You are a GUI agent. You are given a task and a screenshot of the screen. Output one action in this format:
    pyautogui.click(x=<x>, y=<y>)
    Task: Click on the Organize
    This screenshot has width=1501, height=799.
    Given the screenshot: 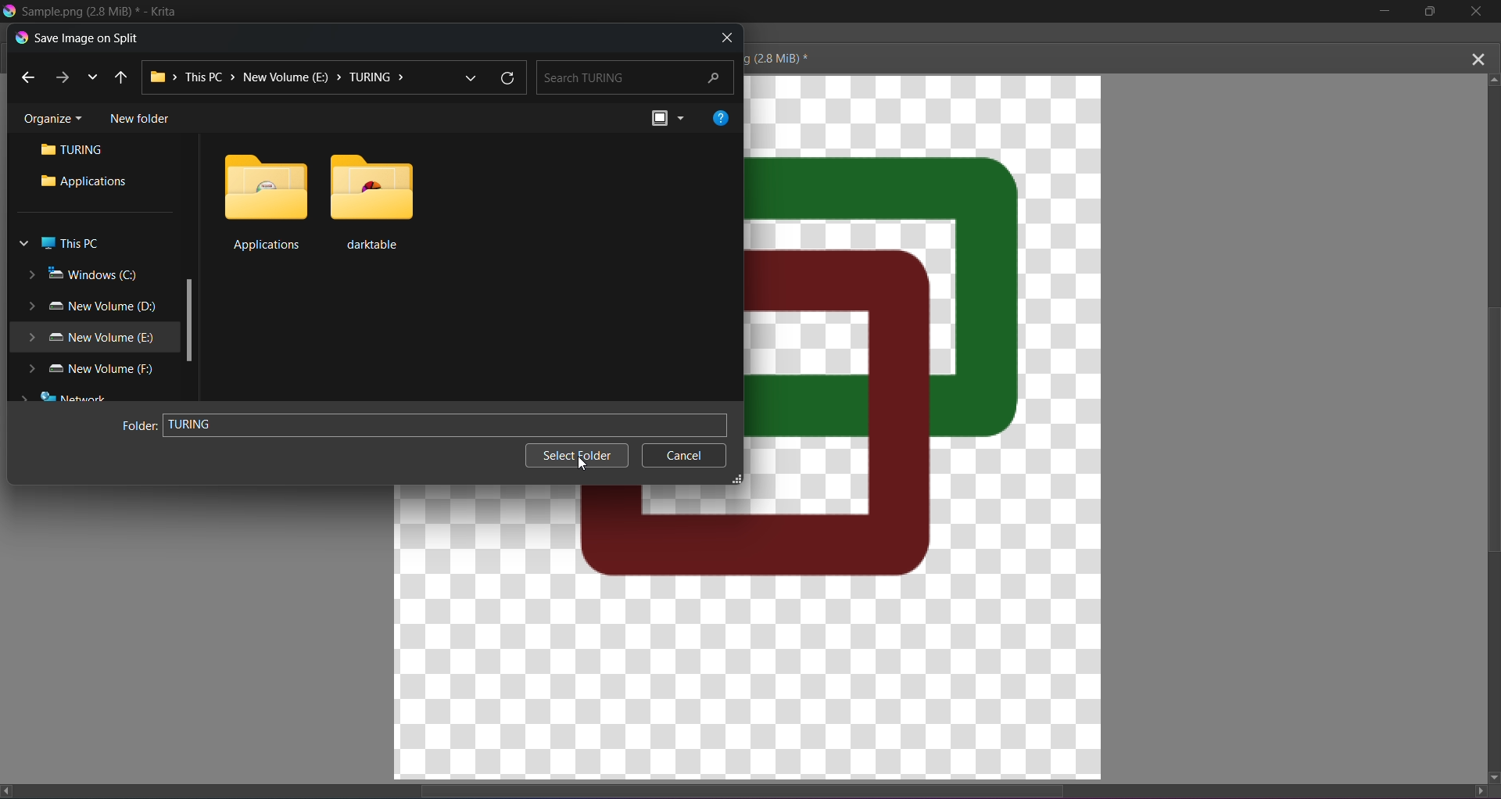 What is the action you would take?
    pyautogui.click(x=51, y=118)
    